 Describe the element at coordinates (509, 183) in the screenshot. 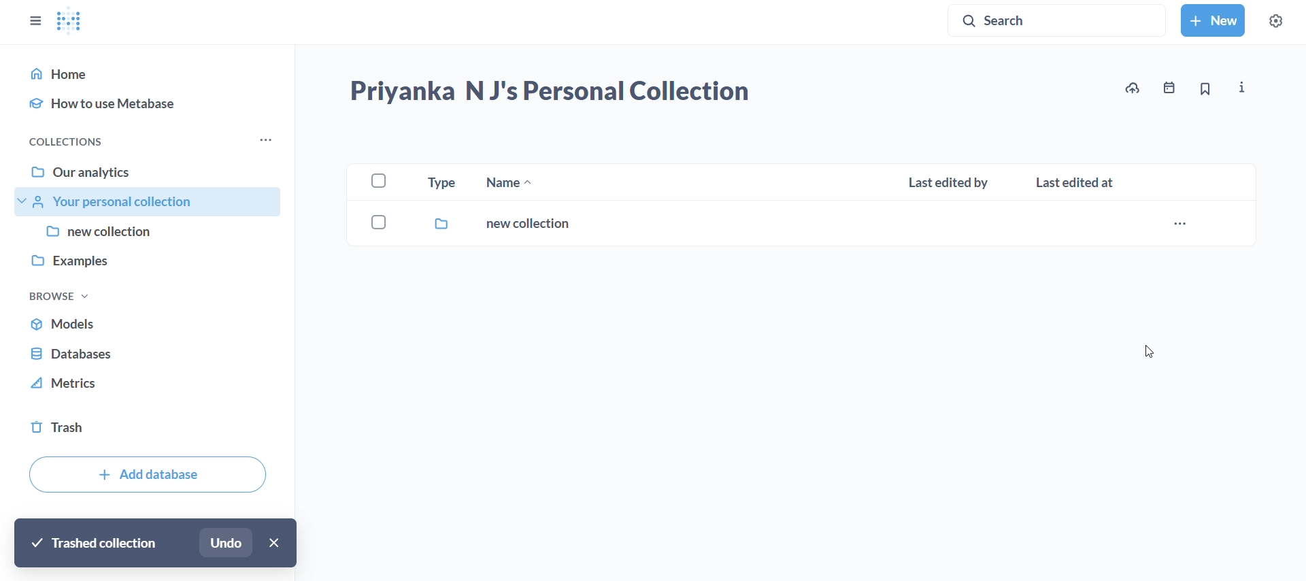

I see `name` at that location.